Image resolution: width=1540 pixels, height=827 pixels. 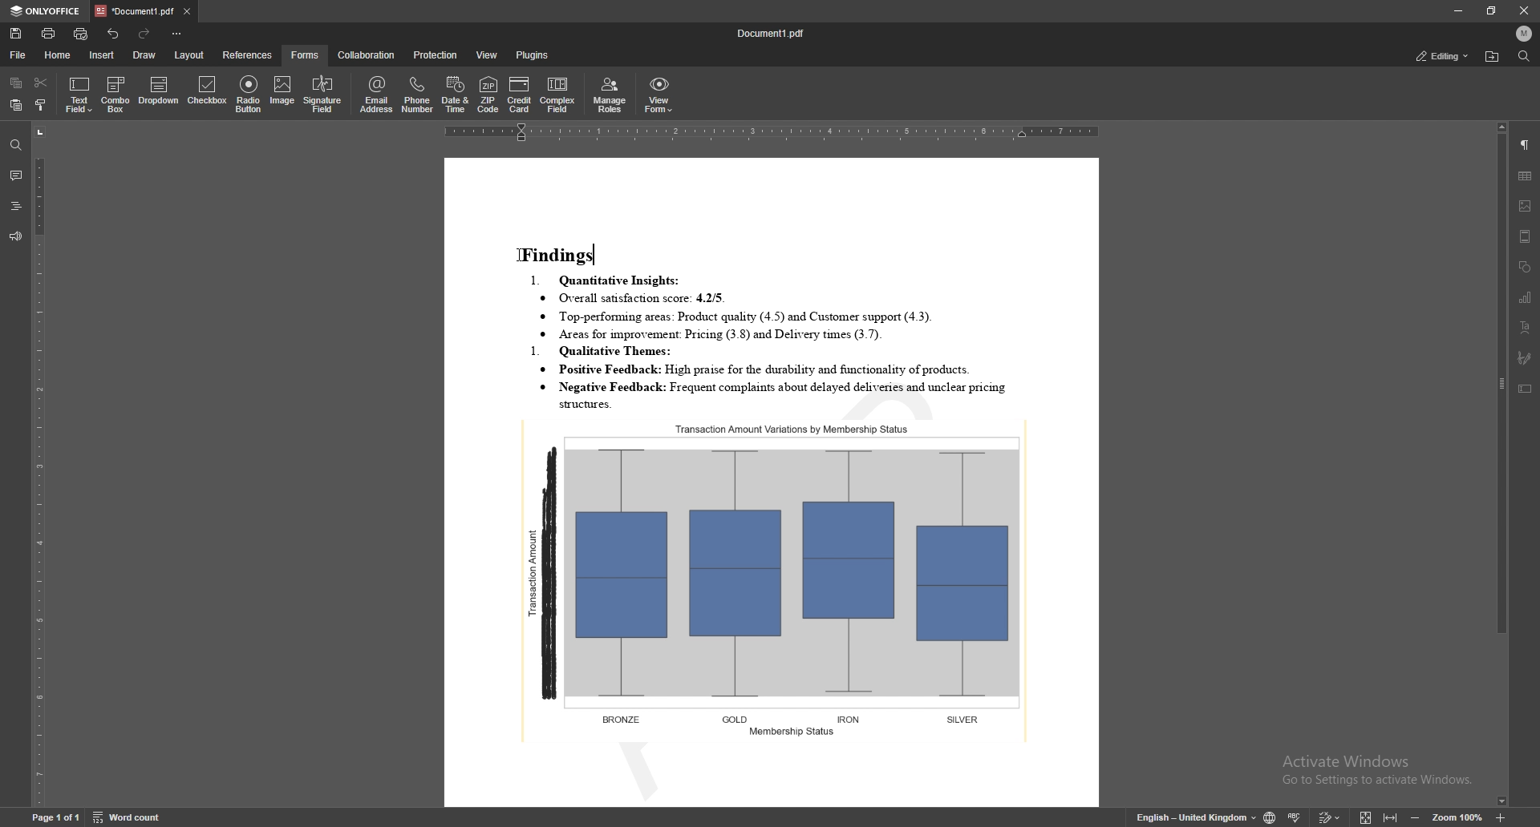 What do you see at coordinates (559, 96) in the screenshot?
I see `complex field` at bounding box center [559, 96].